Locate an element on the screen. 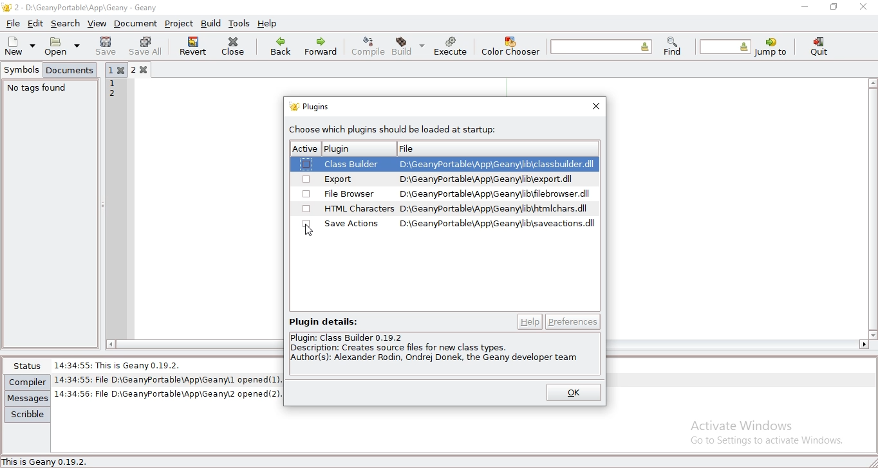 The image size is (878, 468). close is located at coordinates (866, 6).